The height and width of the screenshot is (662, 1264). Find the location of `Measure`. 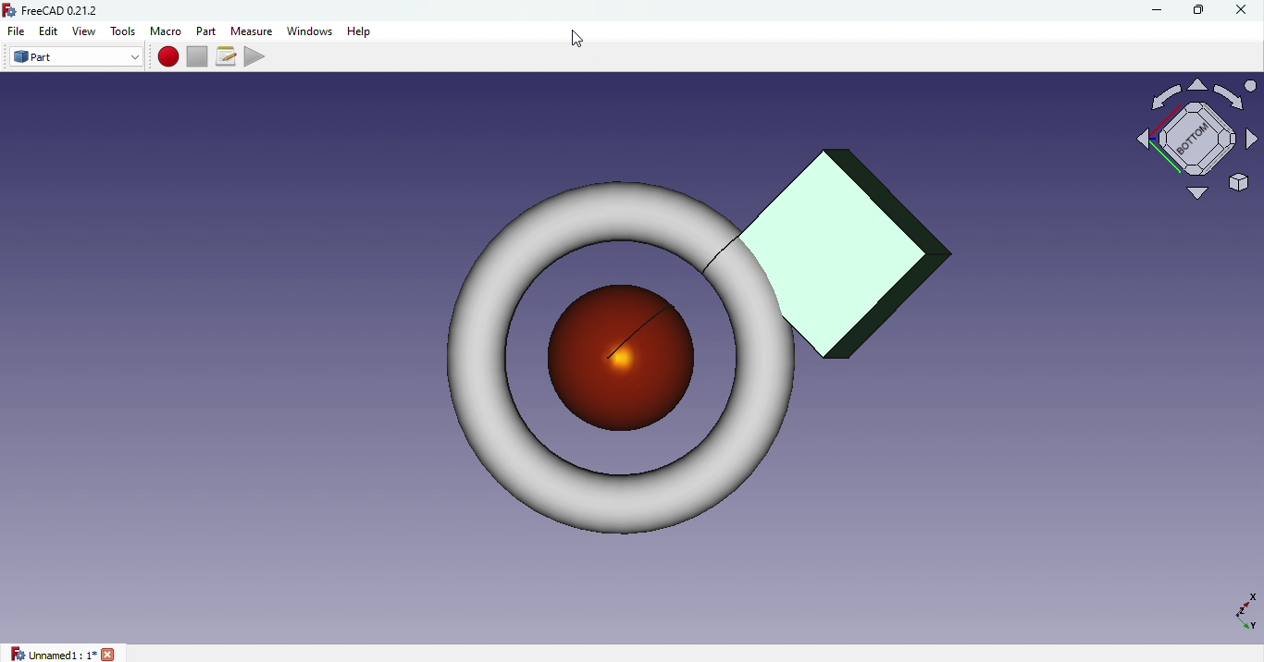

Measure is located at coordinates (251, 31).